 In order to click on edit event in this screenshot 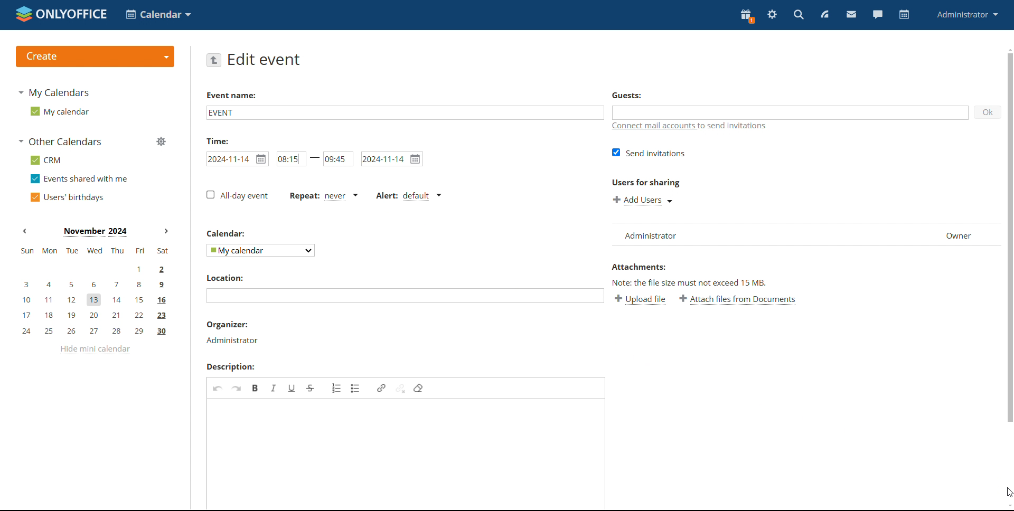, I will do `click(265, 60)`.